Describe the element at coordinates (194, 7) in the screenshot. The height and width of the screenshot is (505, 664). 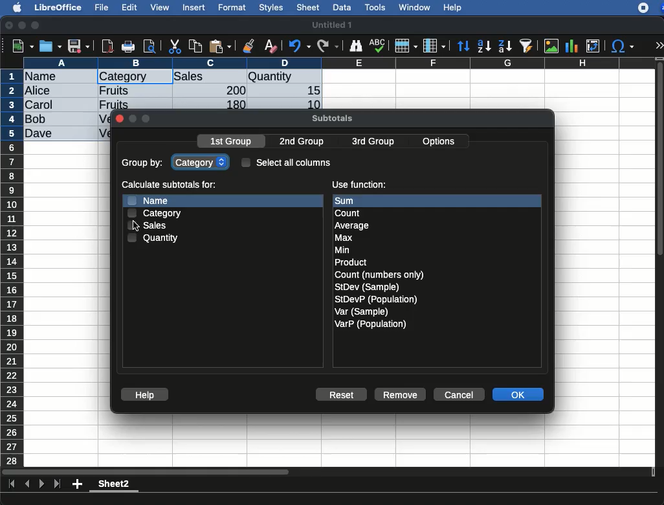
I see `insert` at that location.